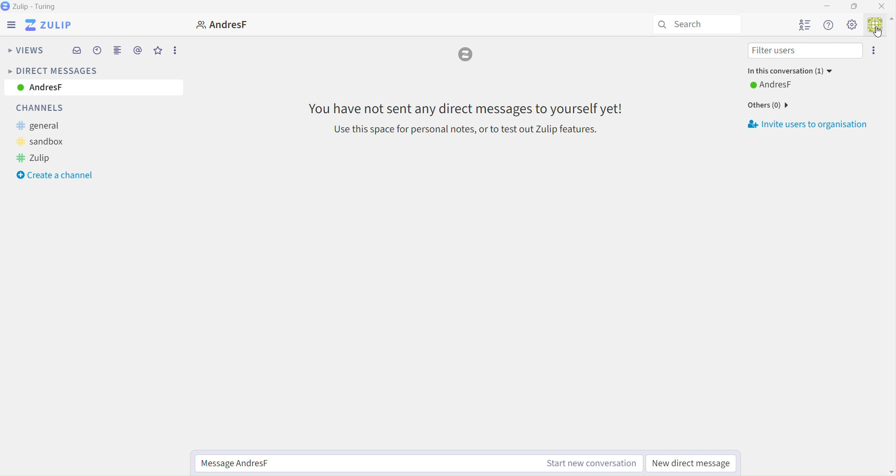 This screenshot has height=476, width=896. I want to click on minimize, so click(830, 6).